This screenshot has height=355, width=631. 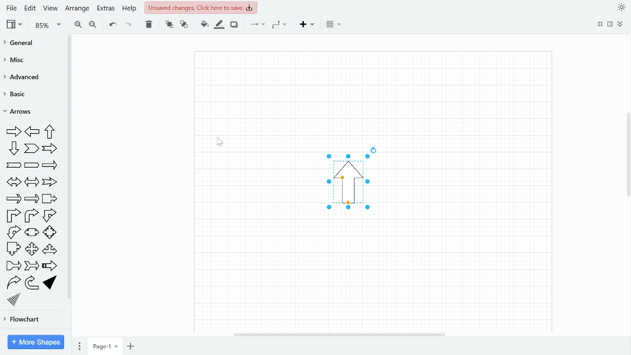 I want to click on Pages, so click(x=79, y=345).